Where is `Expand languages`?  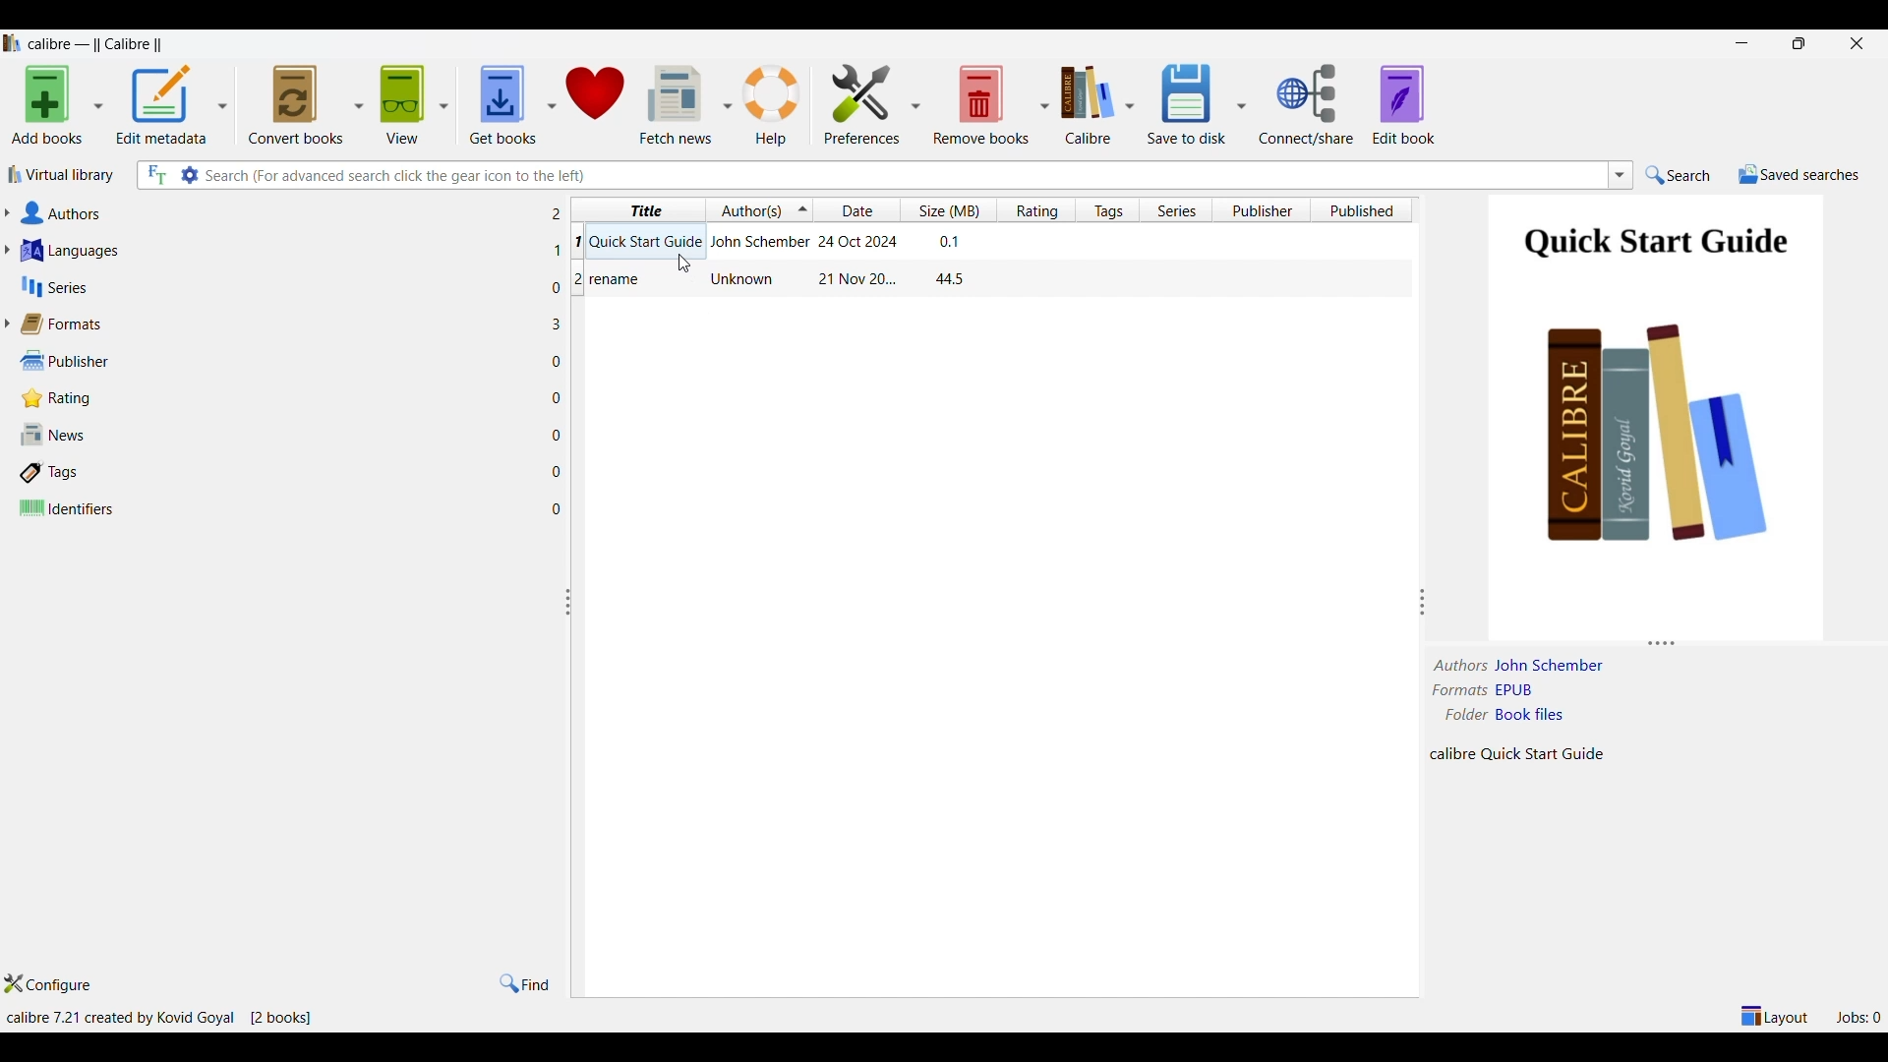 Expand languages is located at coordinates (7, 250).